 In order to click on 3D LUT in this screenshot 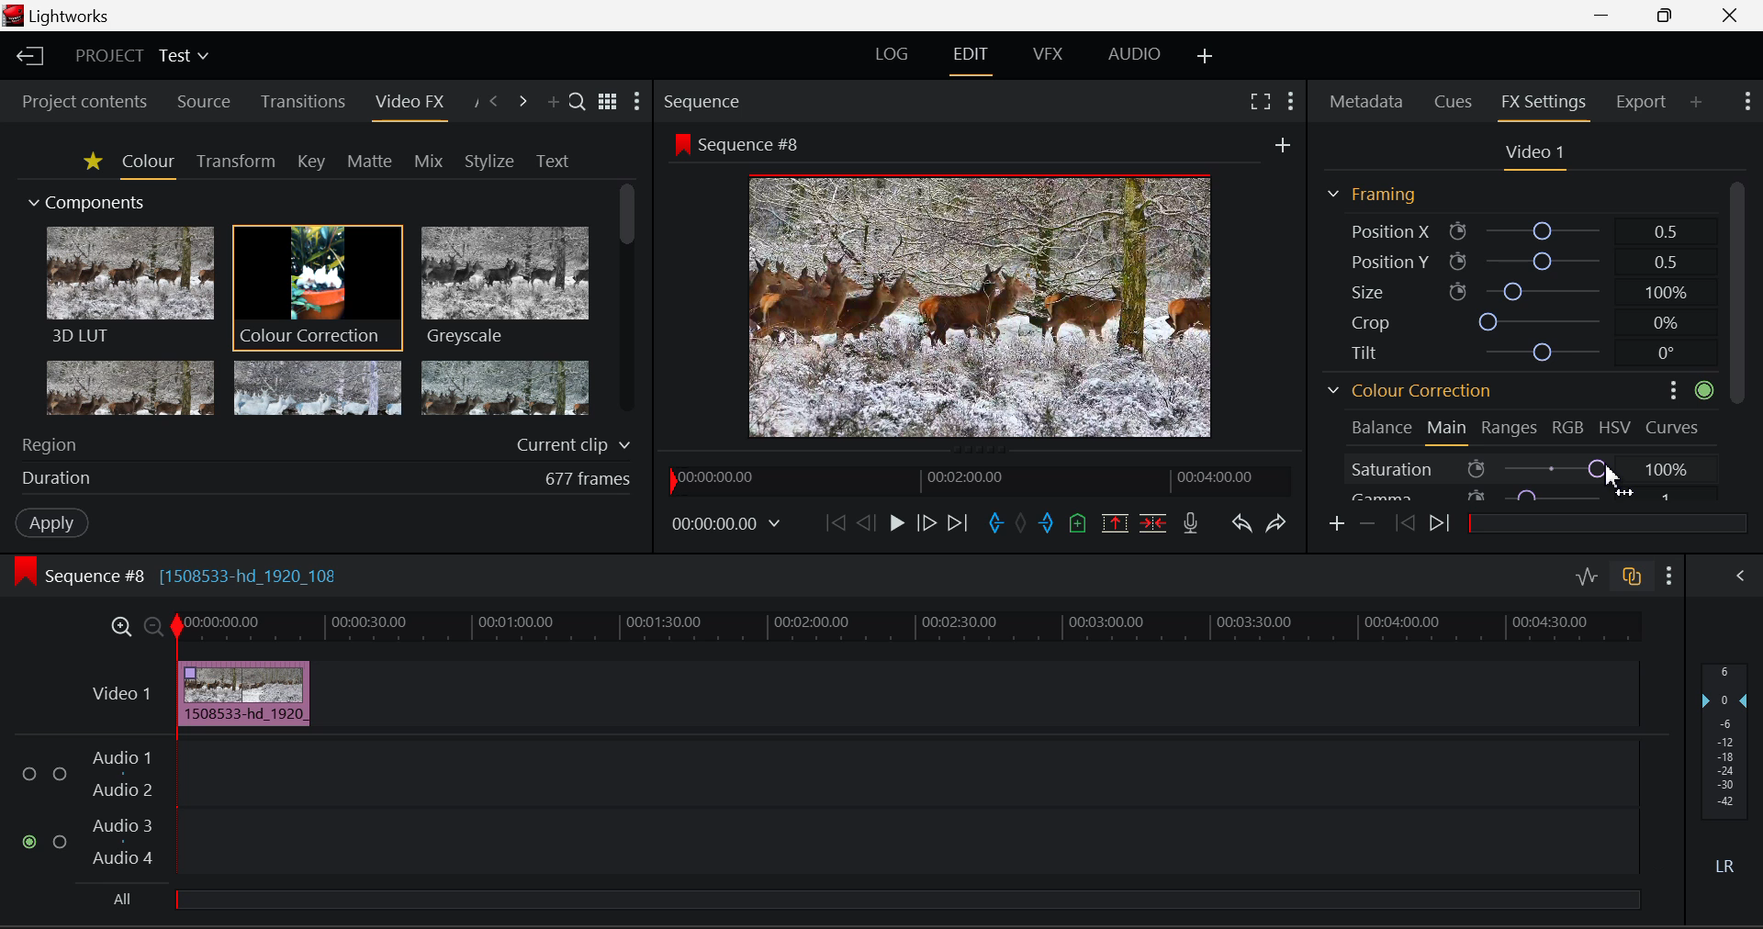, I will do `click(129, 284)`.